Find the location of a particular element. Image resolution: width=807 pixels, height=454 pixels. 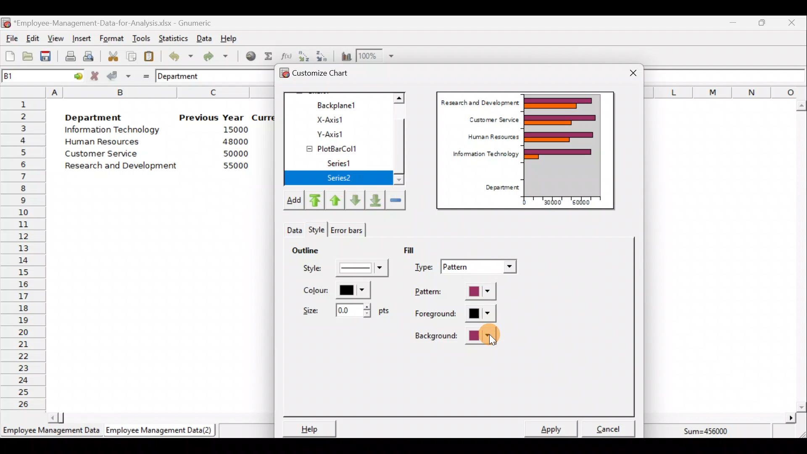

0 is located at coordinates (524, 202).